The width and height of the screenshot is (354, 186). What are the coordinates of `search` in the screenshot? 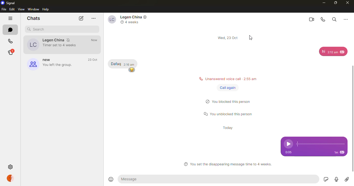 It's located at (37, 29).